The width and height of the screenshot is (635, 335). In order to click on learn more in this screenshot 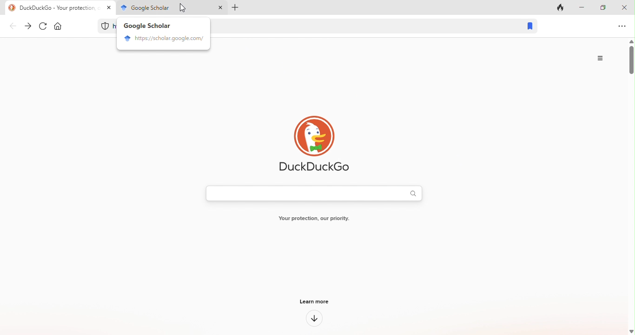, I will do `click(315, 318)`.